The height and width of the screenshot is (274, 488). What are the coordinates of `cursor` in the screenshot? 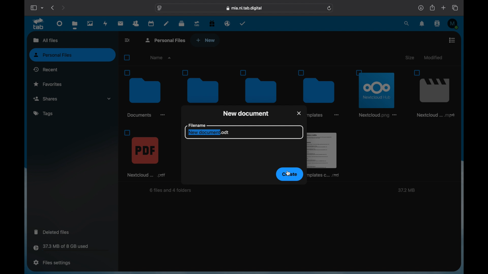 It's located at (288, 173).